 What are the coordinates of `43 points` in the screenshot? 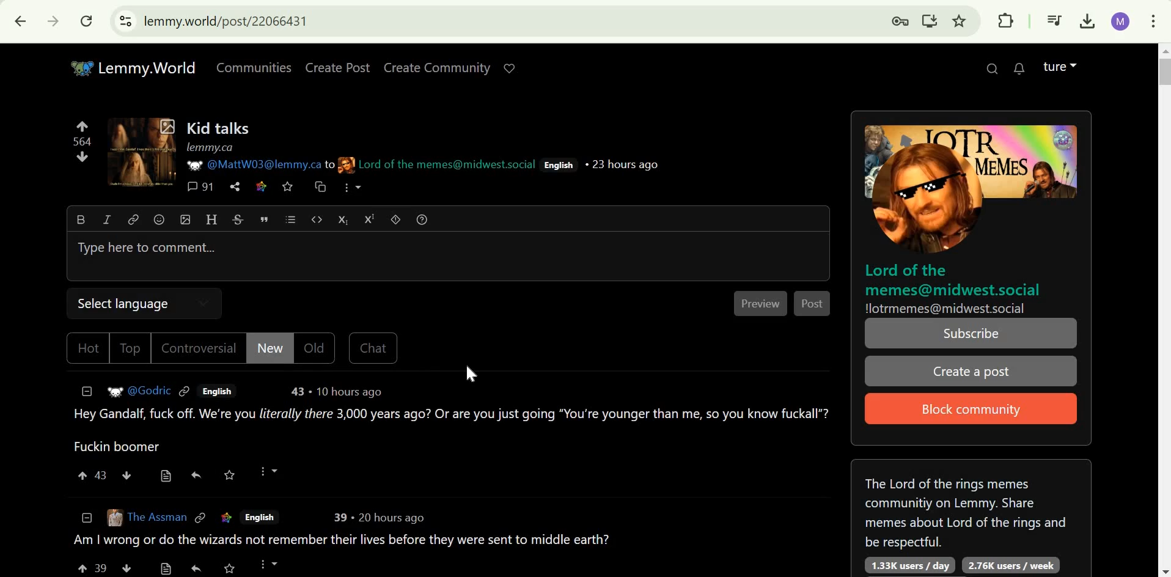 It's located at (103, 475).